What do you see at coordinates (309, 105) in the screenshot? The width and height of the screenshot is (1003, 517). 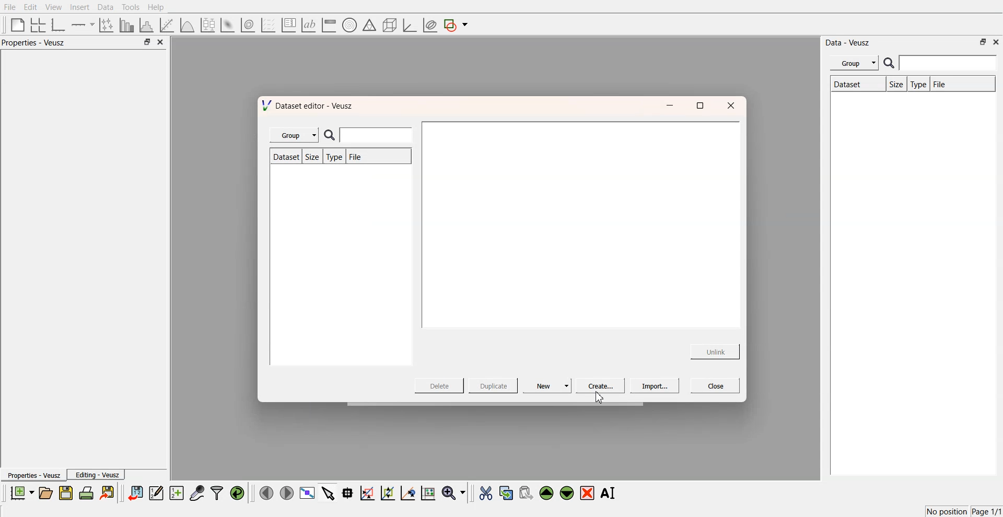 I see `Dataset editor - Veusz` at bounding box center [309, 105].